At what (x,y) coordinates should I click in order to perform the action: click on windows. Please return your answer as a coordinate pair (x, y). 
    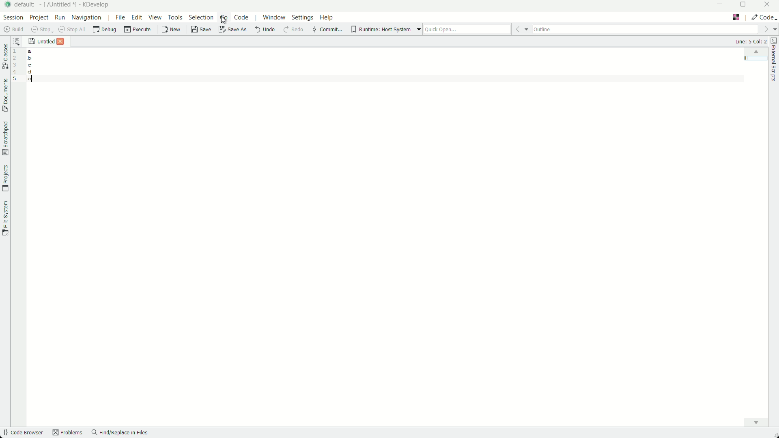
    Looking at the image, I should click on (273, 19).